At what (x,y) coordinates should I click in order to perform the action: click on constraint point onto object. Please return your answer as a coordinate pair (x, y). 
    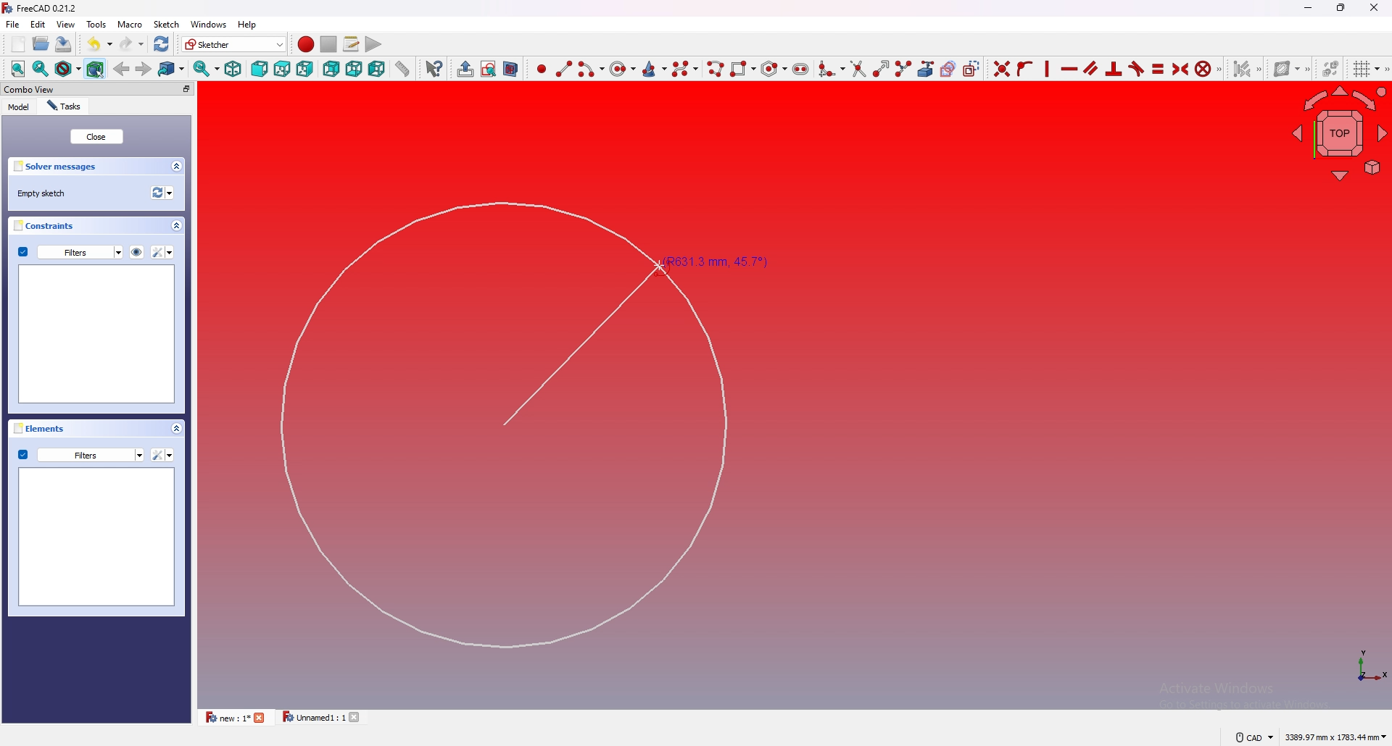
    Looking at the image, I should click on (1026, 68).